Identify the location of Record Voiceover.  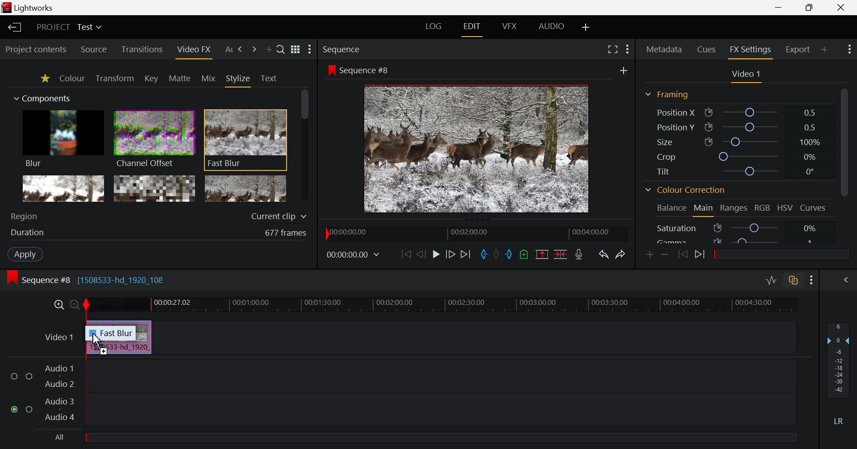
(579, 256).